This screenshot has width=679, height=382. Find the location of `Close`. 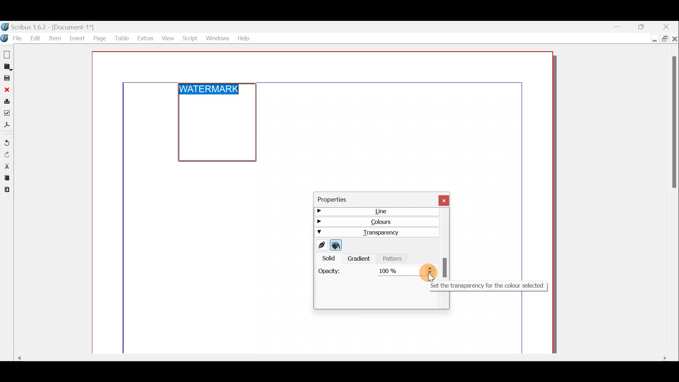

Close is located at coordinates (674, 38).